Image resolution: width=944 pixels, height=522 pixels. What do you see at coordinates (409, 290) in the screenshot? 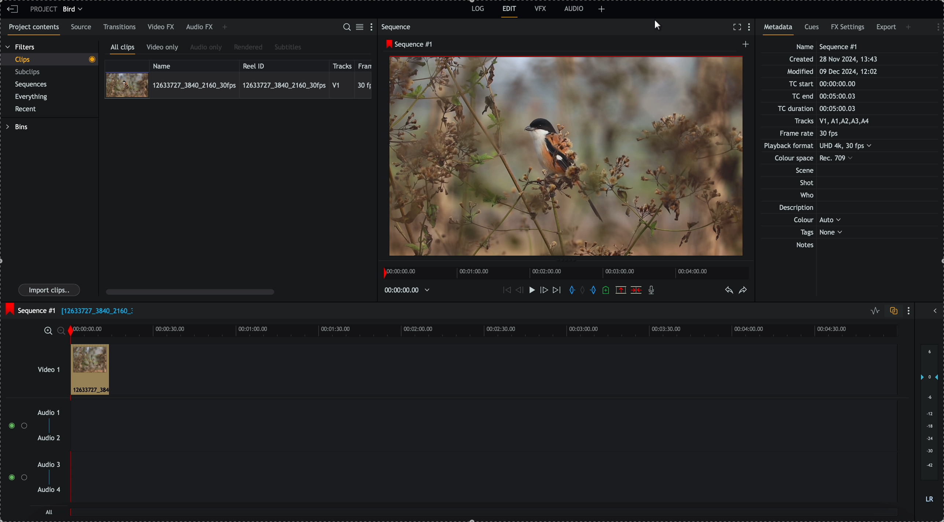
I see `timeline` at bounding box center [409, 290].